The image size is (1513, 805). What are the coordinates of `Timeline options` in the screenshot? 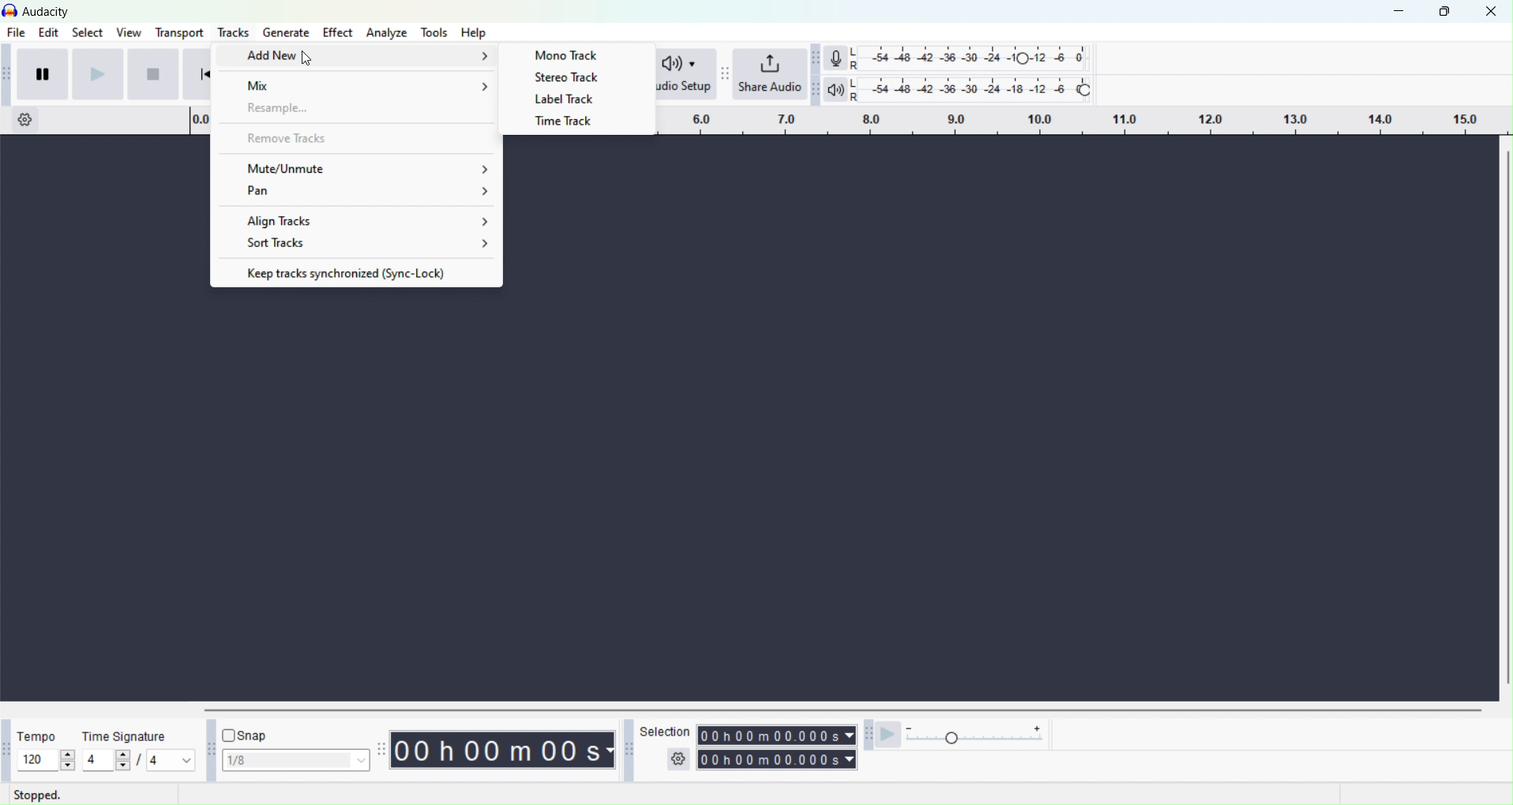 It's located at (22, 119).